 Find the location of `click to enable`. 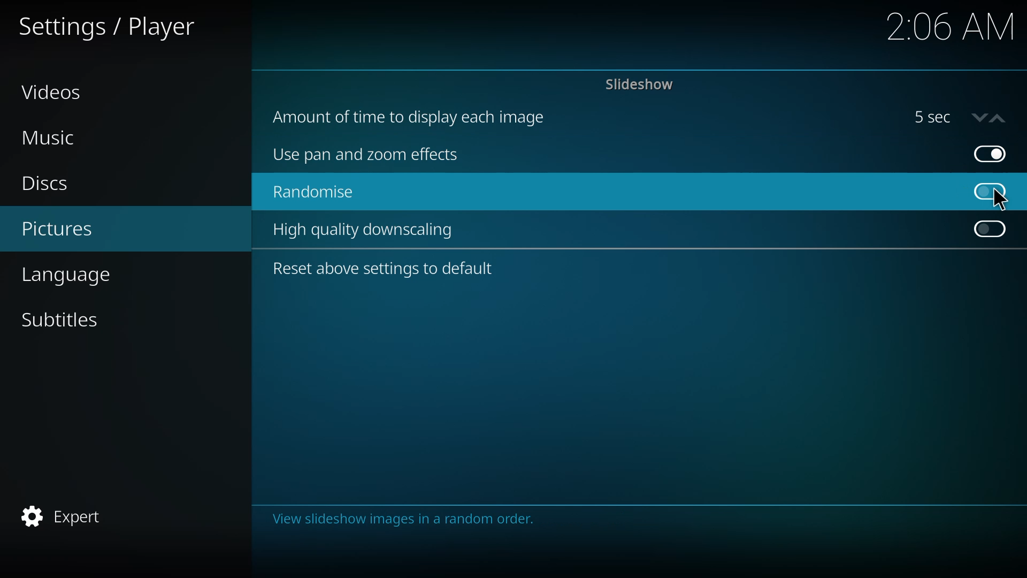

click to enable is located at coordinates (994, 230).